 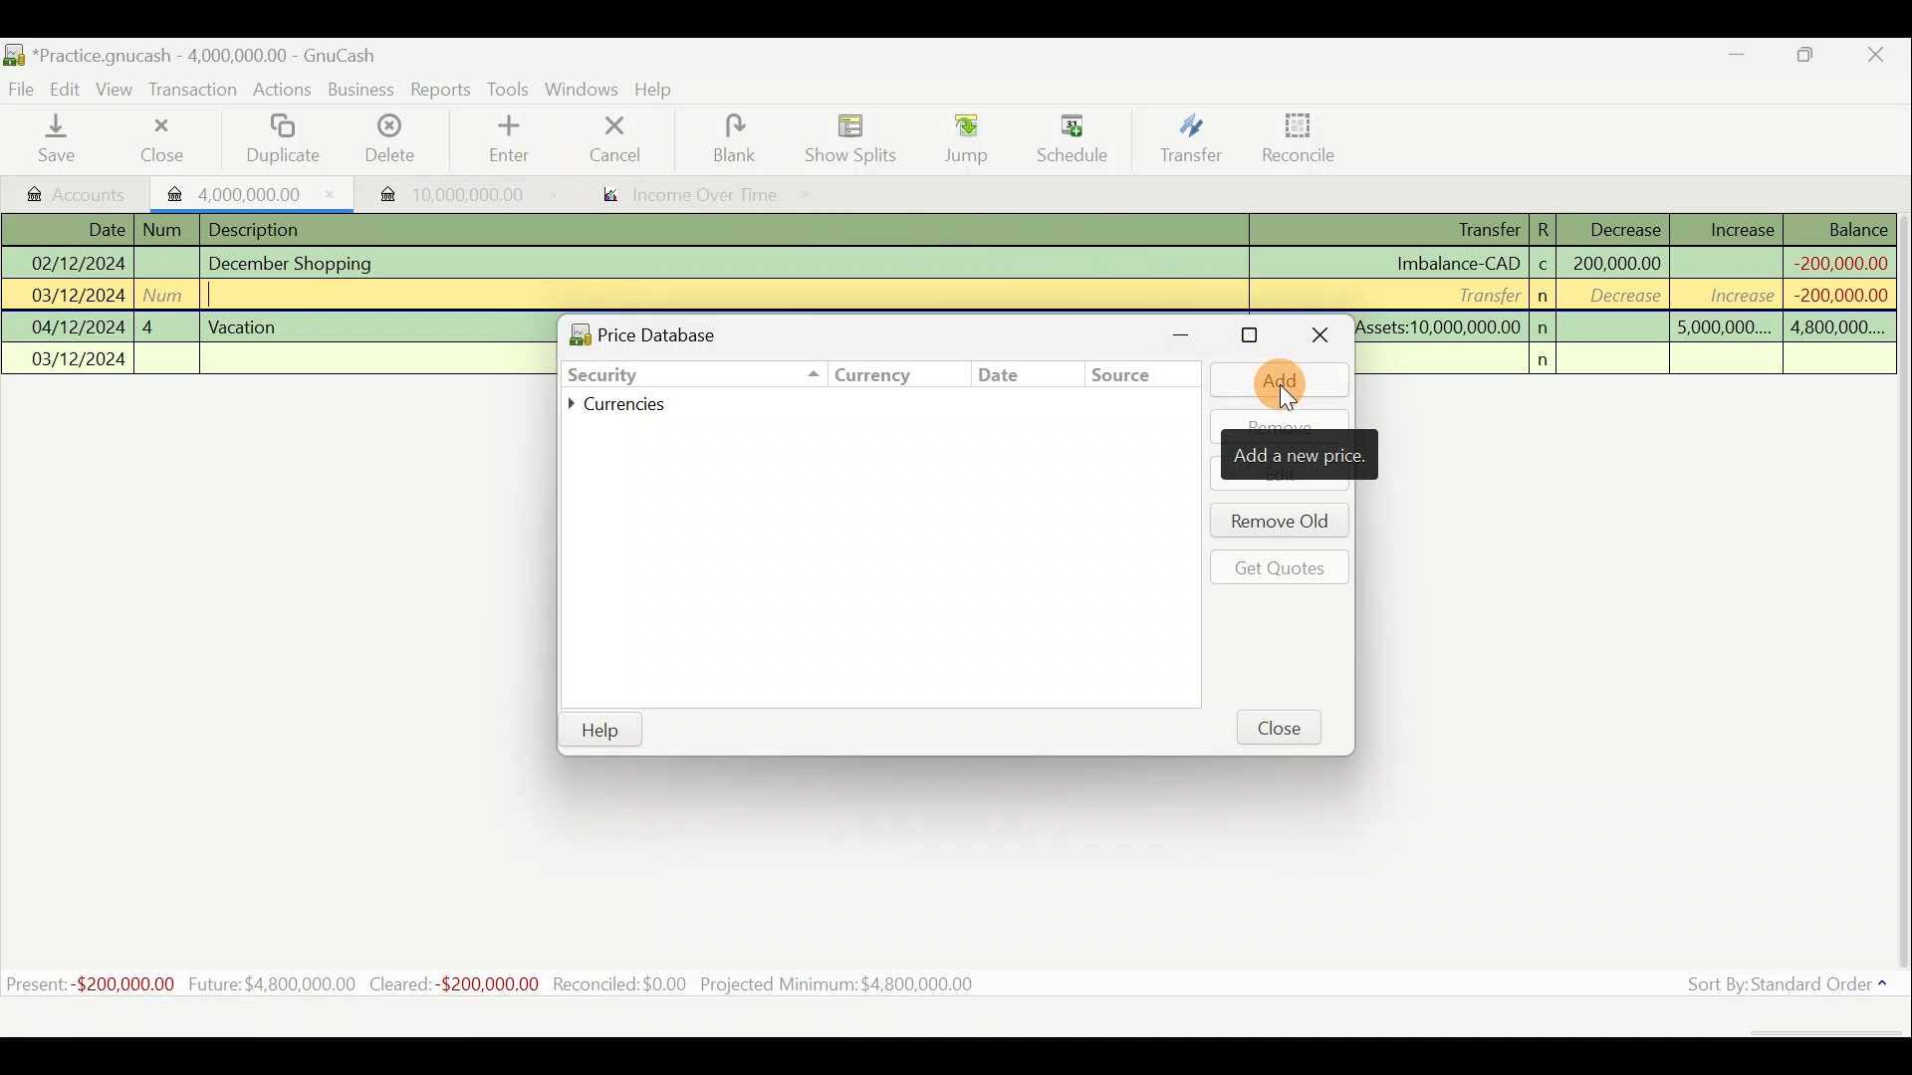 What do you see at coordinates (516, 140) in the screenshot?
I see `enter` at bounding box center [516, 140].